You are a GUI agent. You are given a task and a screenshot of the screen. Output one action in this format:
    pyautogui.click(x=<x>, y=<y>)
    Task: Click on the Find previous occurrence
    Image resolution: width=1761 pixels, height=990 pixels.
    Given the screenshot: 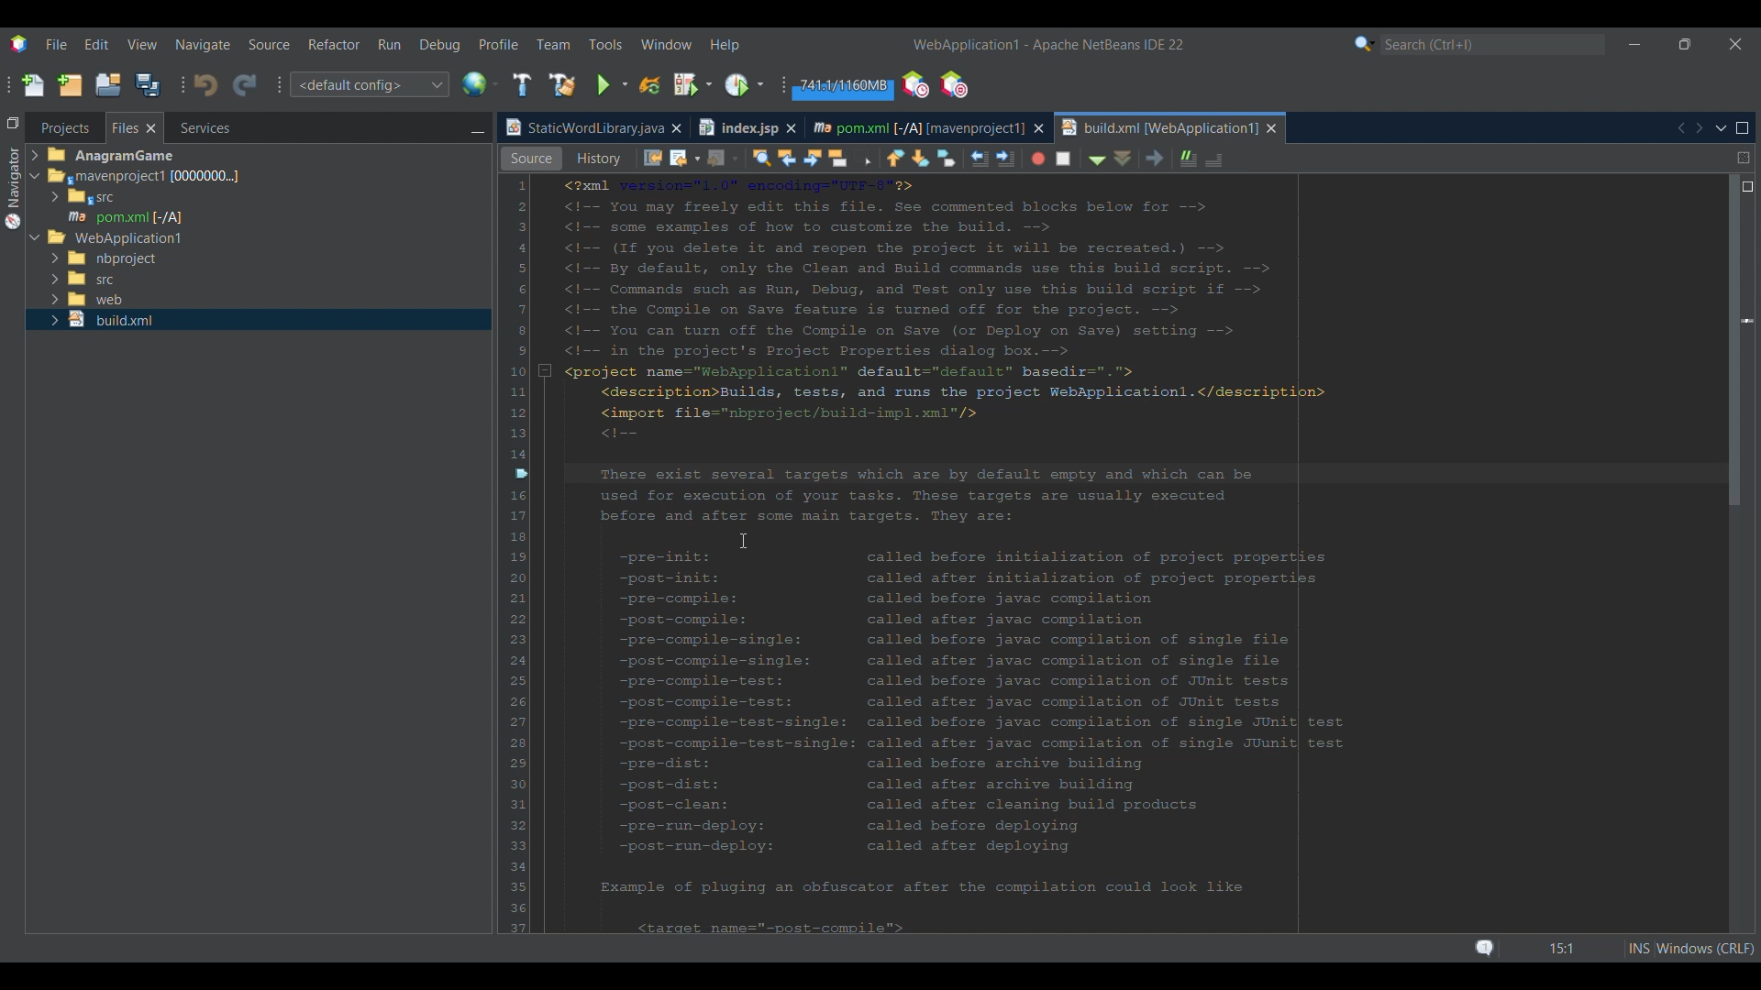 What is the action you would take?
    pyautogui.click(x=953, y=159)
    